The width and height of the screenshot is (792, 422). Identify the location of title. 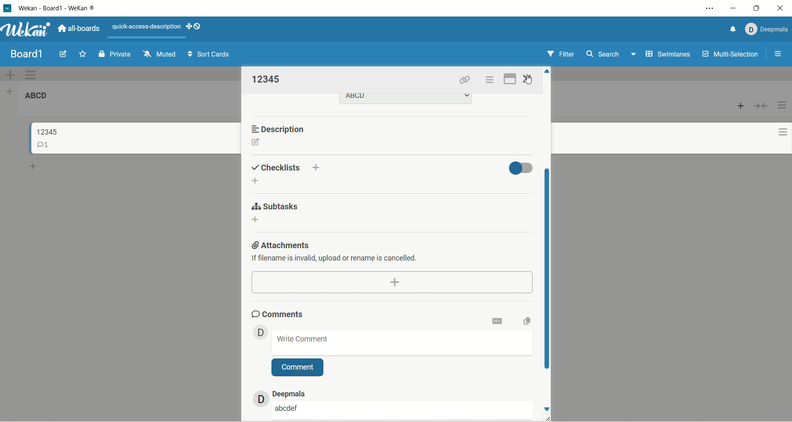
(26, 54).